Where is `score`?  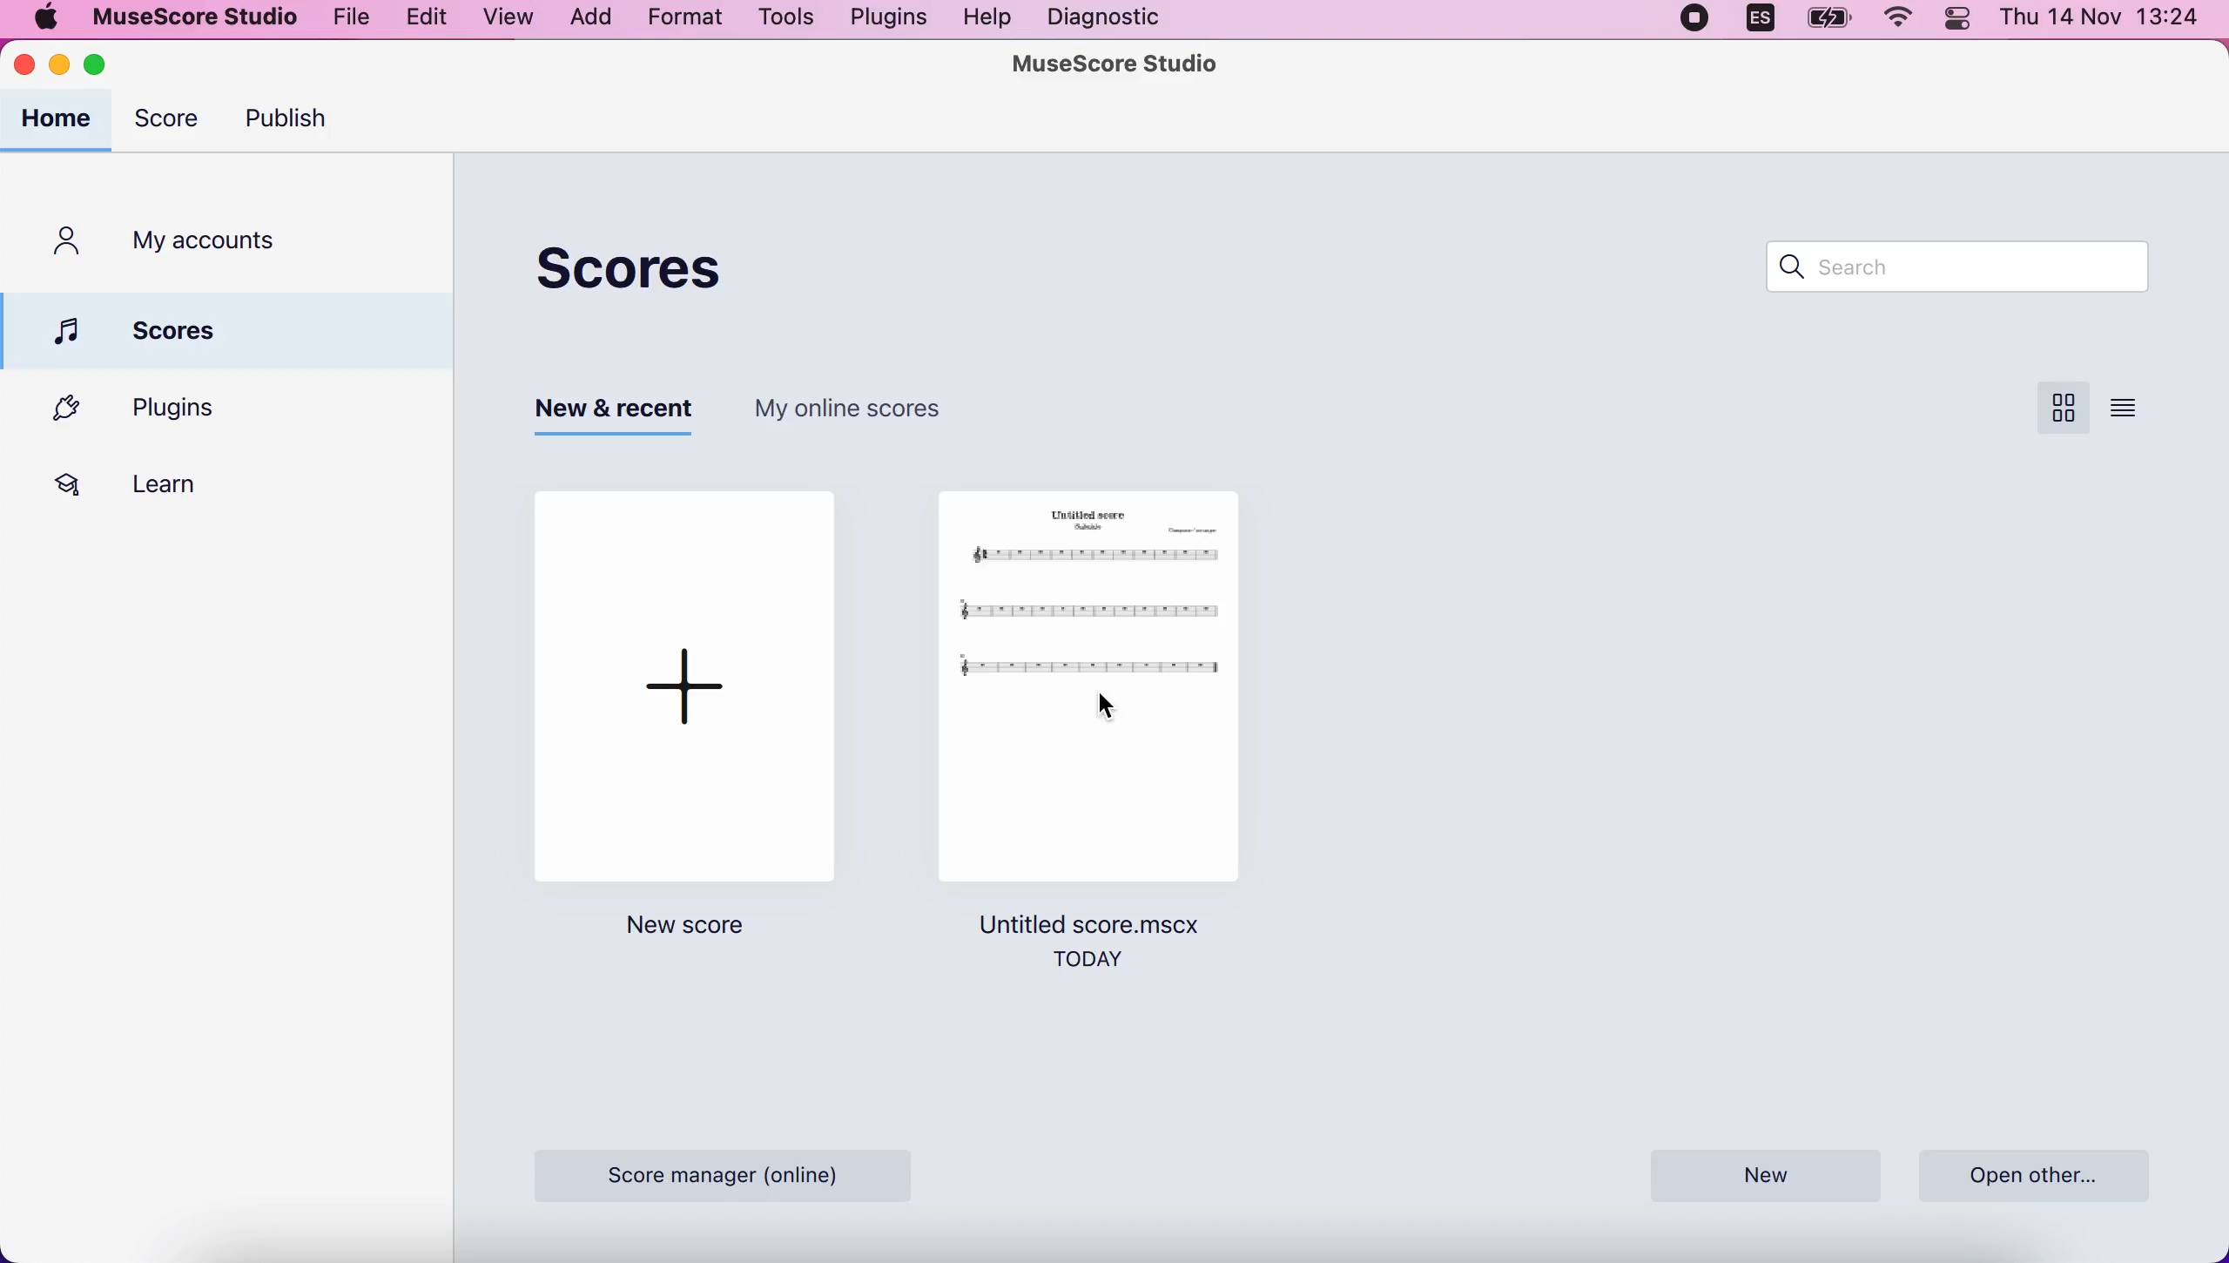
score is located at coordinates (167, 122).